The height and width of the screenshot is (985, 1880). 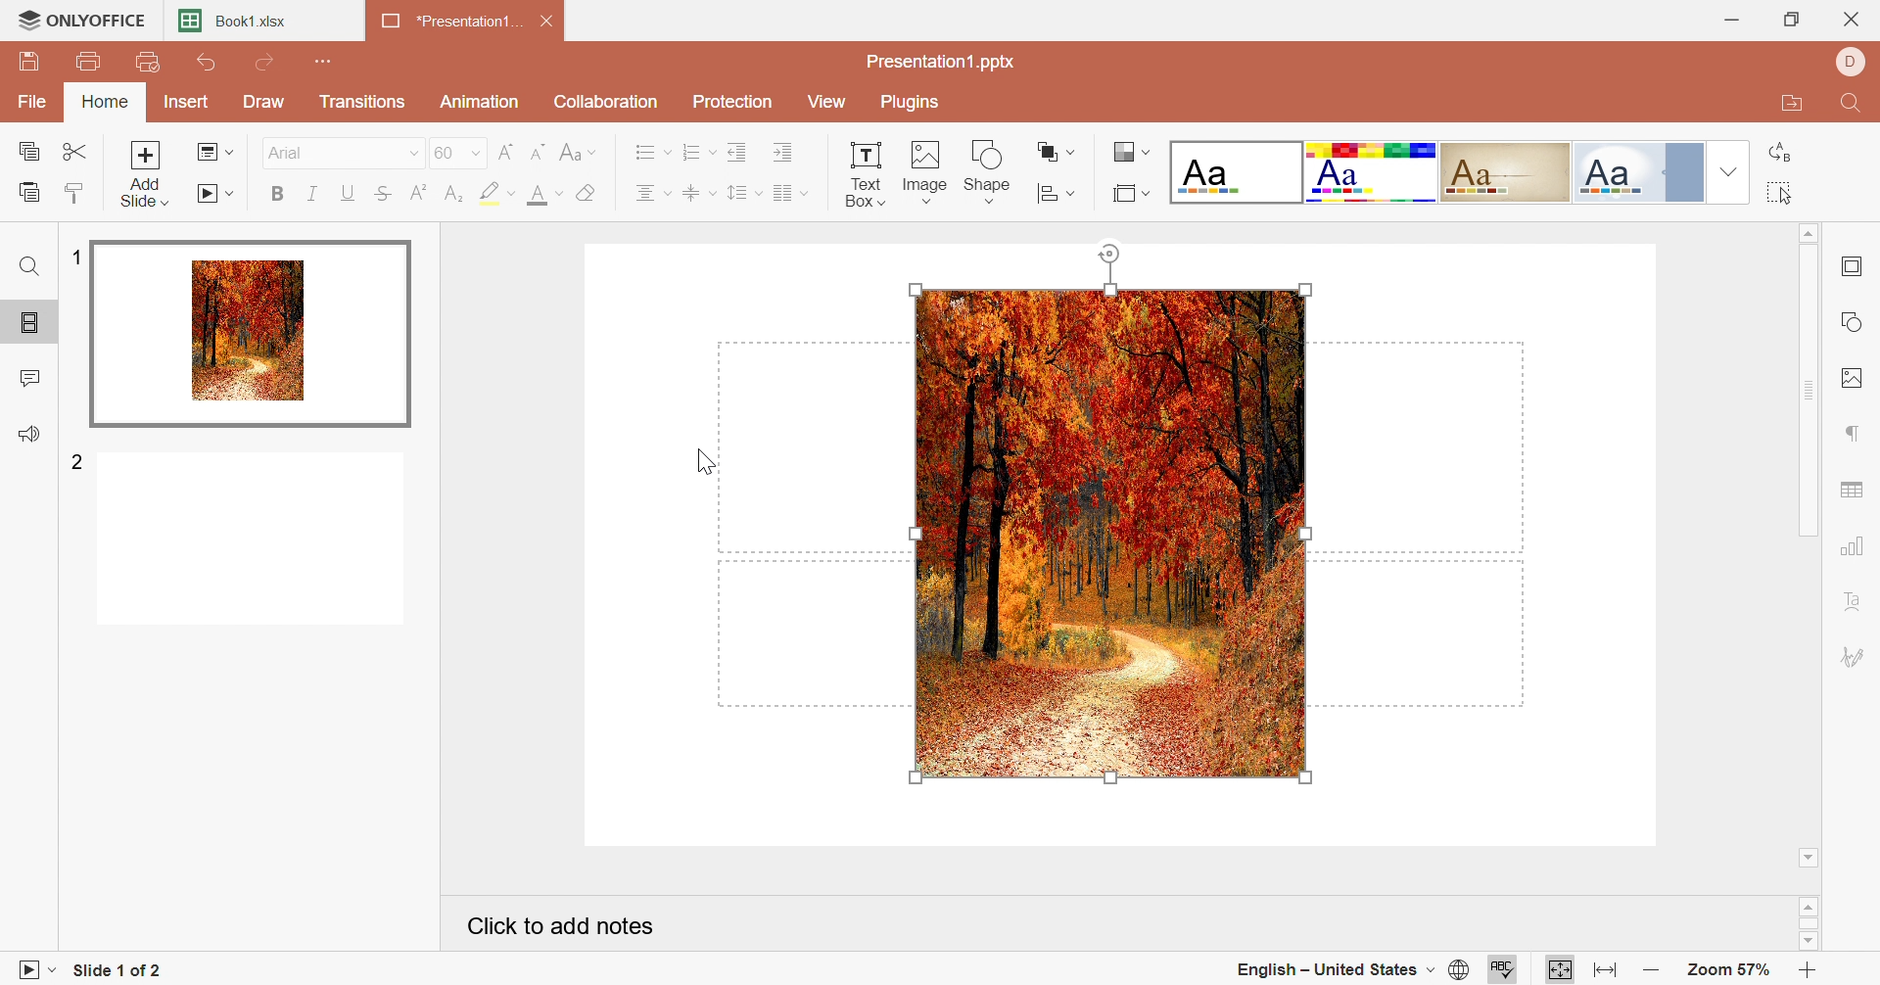 What do you see at coordinates (1602, 968) in the screenshot?
I see `Fit to width` at bounding box center [1602, 968].